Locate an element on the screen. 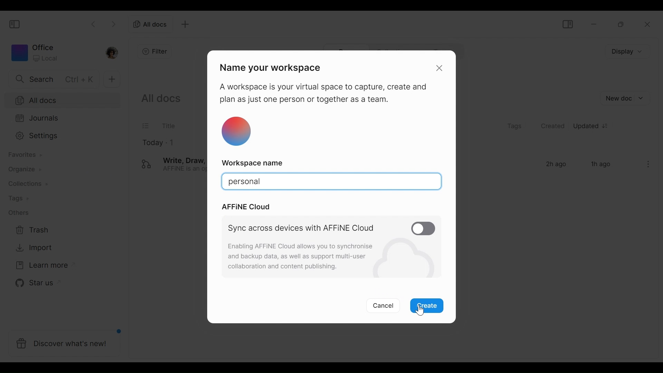  Created is located at coordinates (554, 126).